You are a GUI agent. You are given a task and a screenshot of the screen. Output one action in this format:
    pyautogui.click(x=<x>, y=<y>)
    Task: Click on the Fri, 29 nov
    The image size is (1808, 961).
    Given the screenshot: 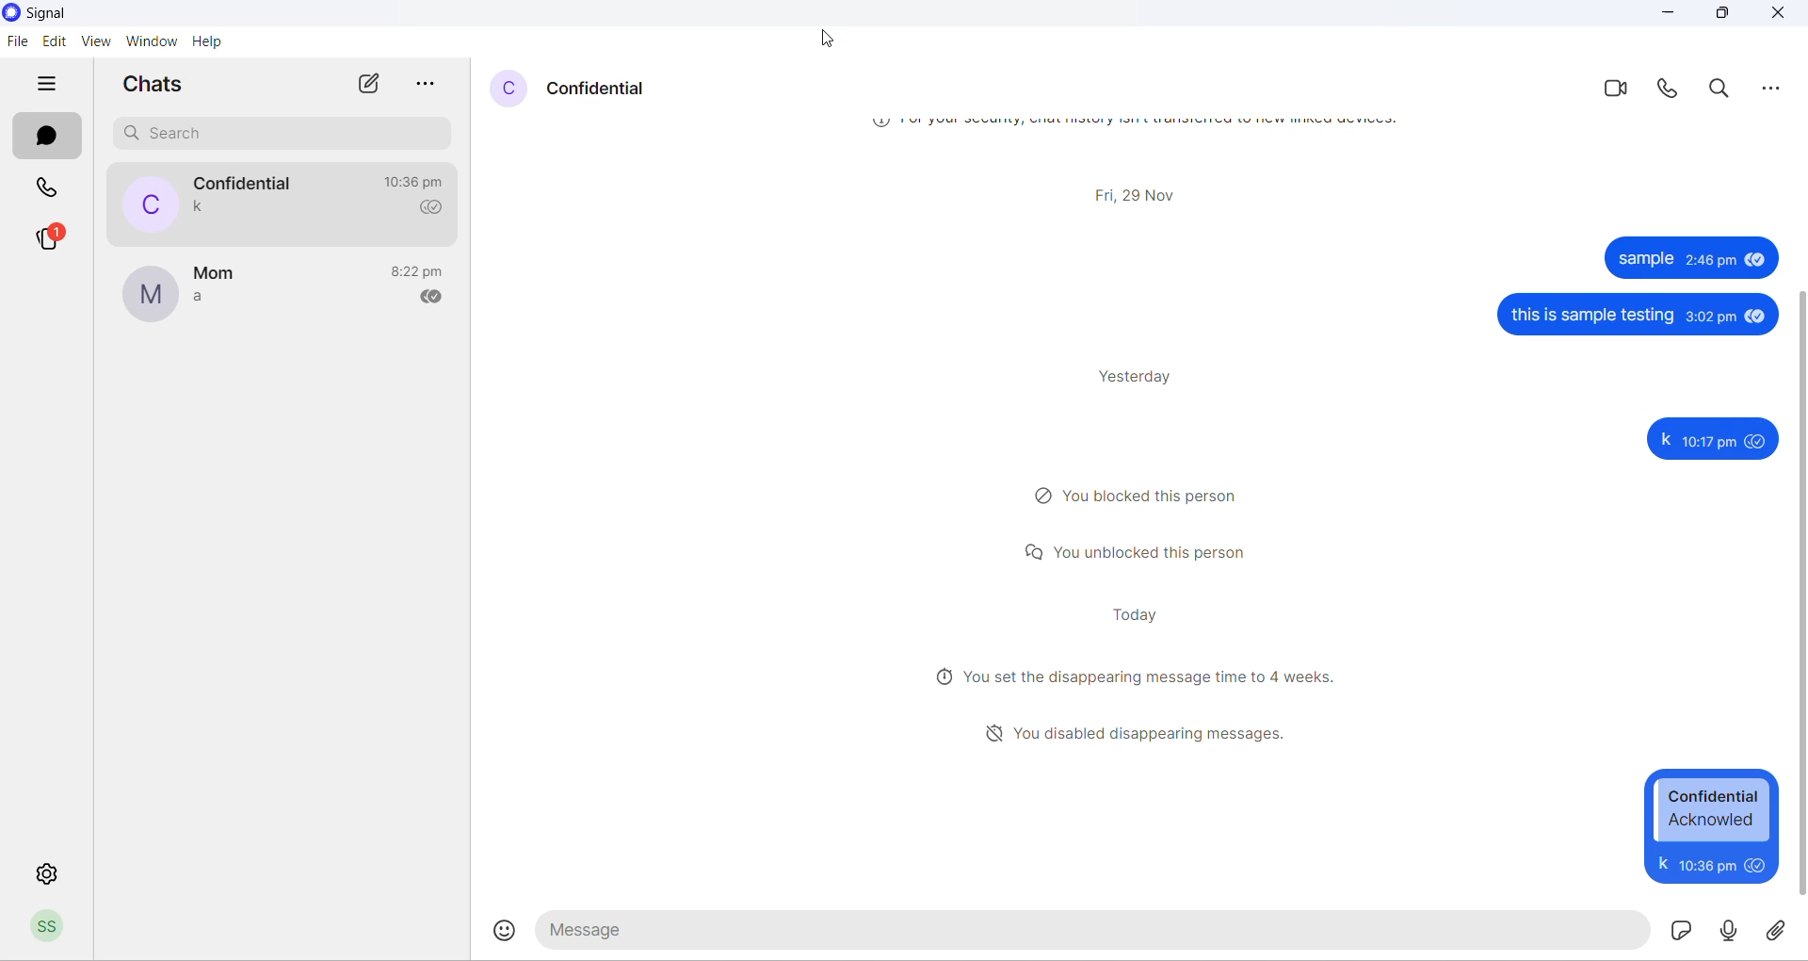 What is the action you would take?
    pyautogui.click(x=1135, y=192)
    